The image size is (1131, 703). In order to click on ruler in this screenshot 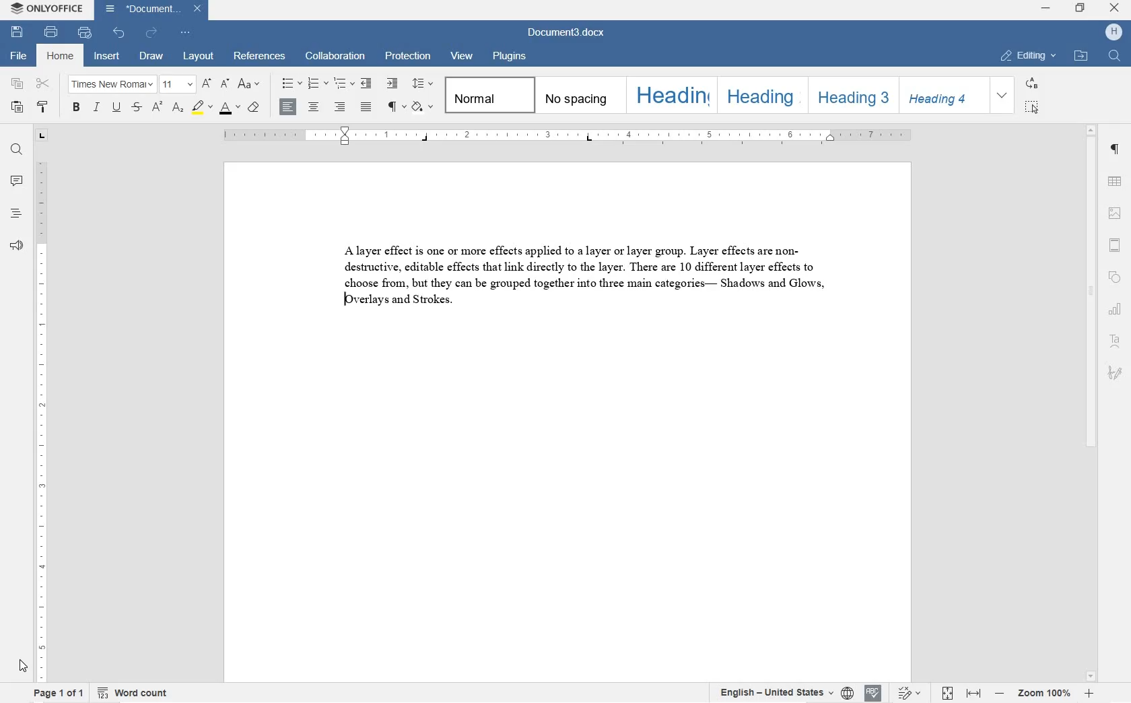, I will do `click(568, 136)`.